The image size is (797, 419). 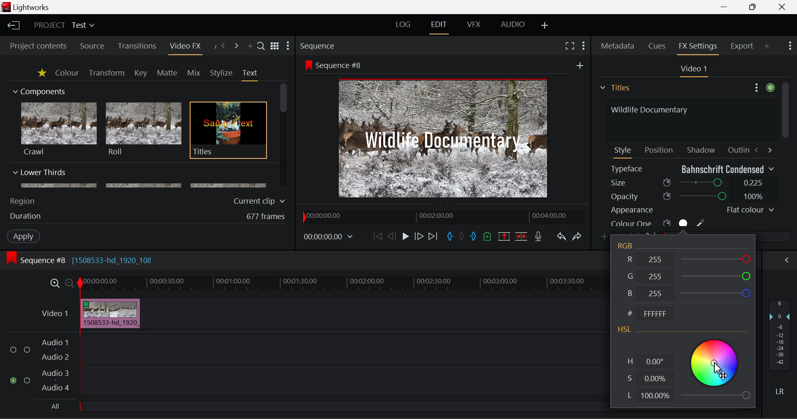 I want to click on Sequence #8, so click(x=342, y=66).